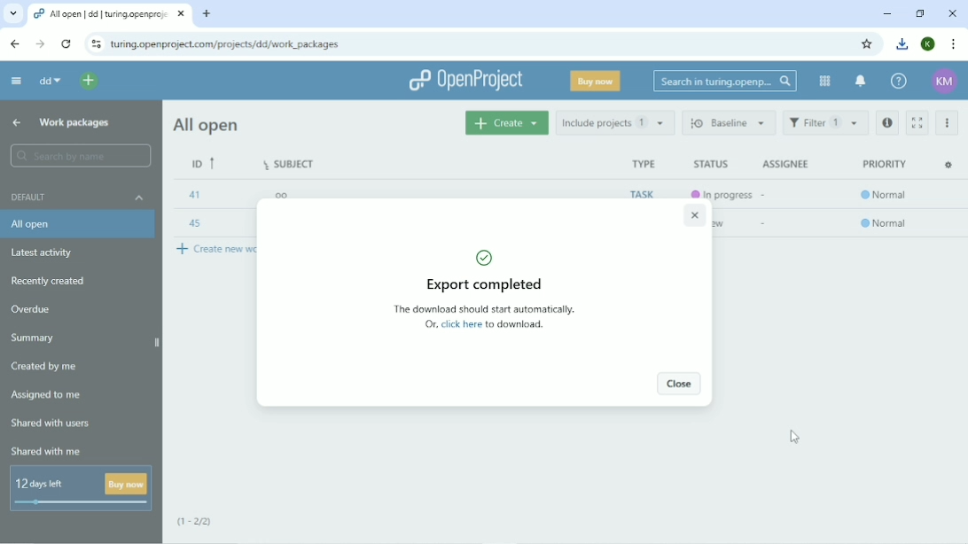 This screenshot has width=968, height=544. Describe the element at coordinates (483, 309) in the screenshot. I see `The download should start automatically.` at that location.